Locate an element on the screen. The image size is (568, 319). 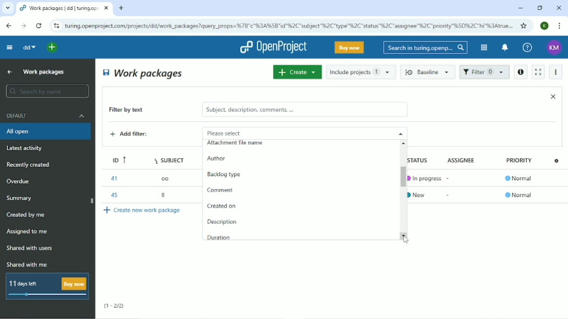
Created on is located at coordinates (222, 206).